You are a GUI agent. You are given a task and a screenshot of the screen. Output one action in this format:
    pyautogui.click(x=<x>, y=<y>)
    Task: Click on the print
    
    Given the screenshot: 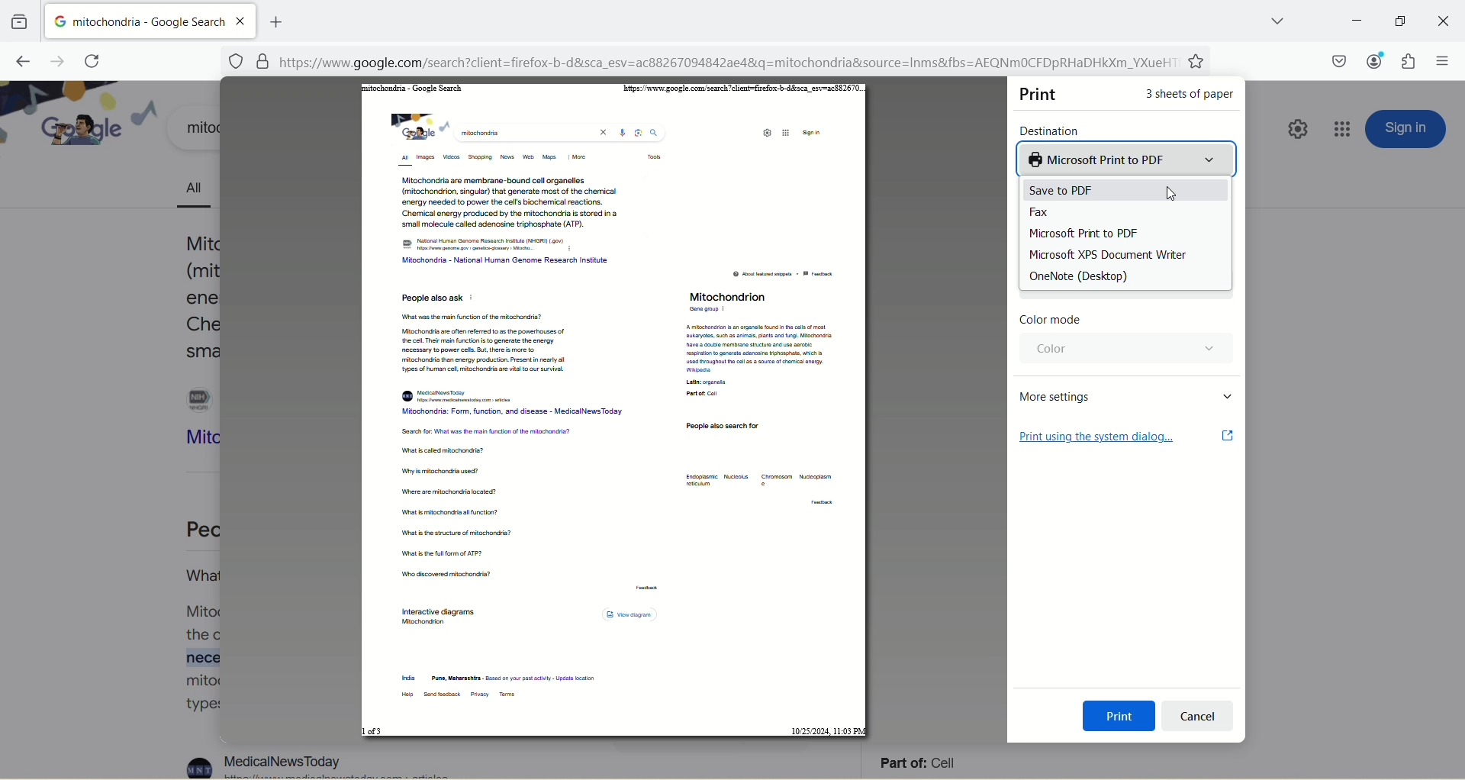 What is the action you would take?
    pyautogui.click(x=1041, y=94)
    